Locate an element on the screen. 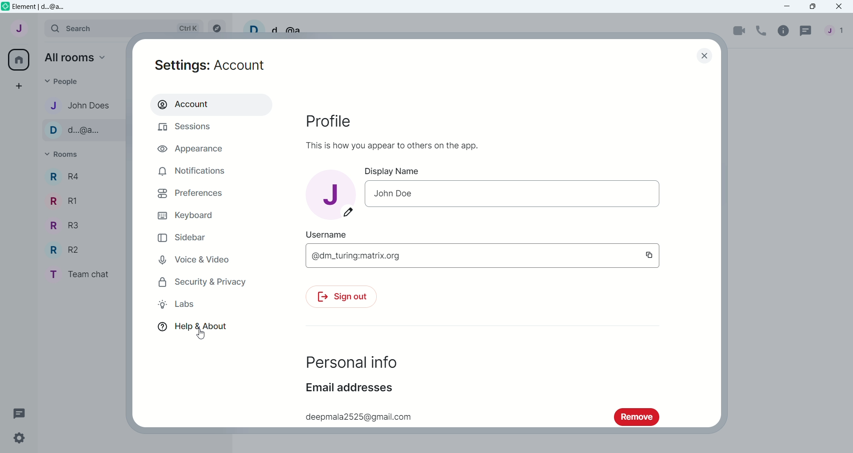 This screenshot has width=853, height=453. Remove is located at coordinates (636, 417).